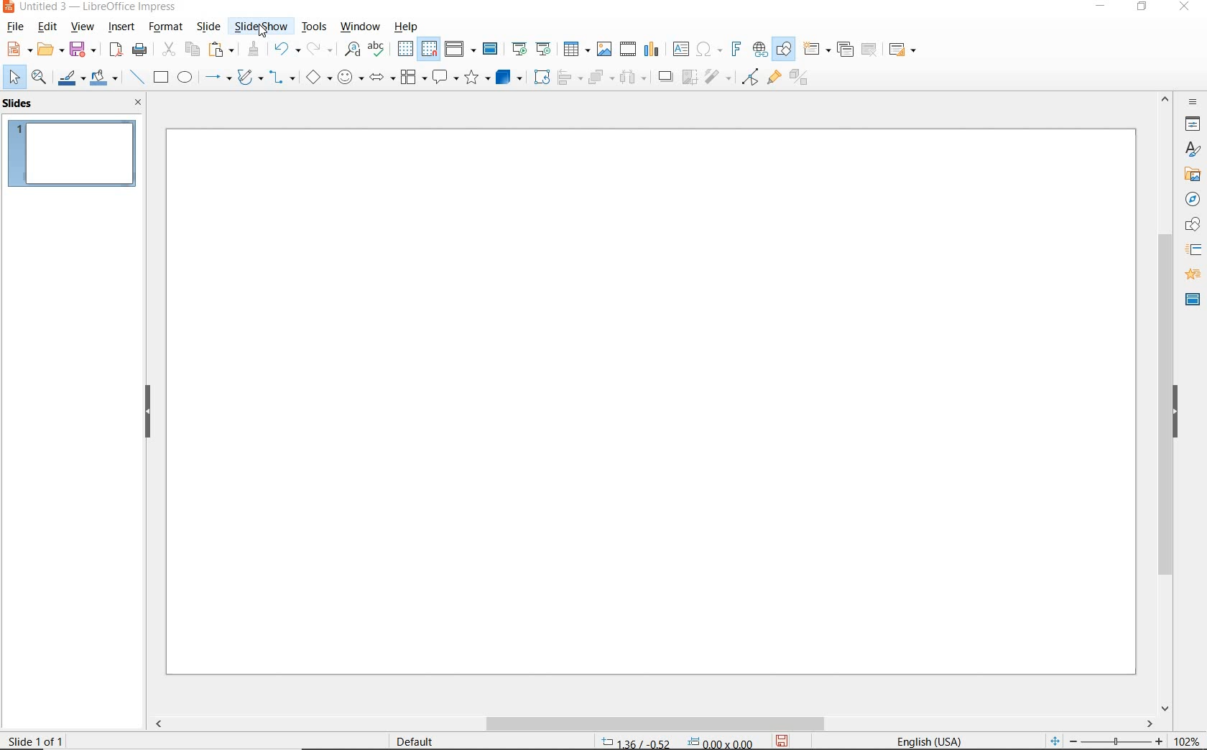 Image resolution: width=1207 pixels, height=750 pixels. I want to click on GALLERY, so click(1192, 174).